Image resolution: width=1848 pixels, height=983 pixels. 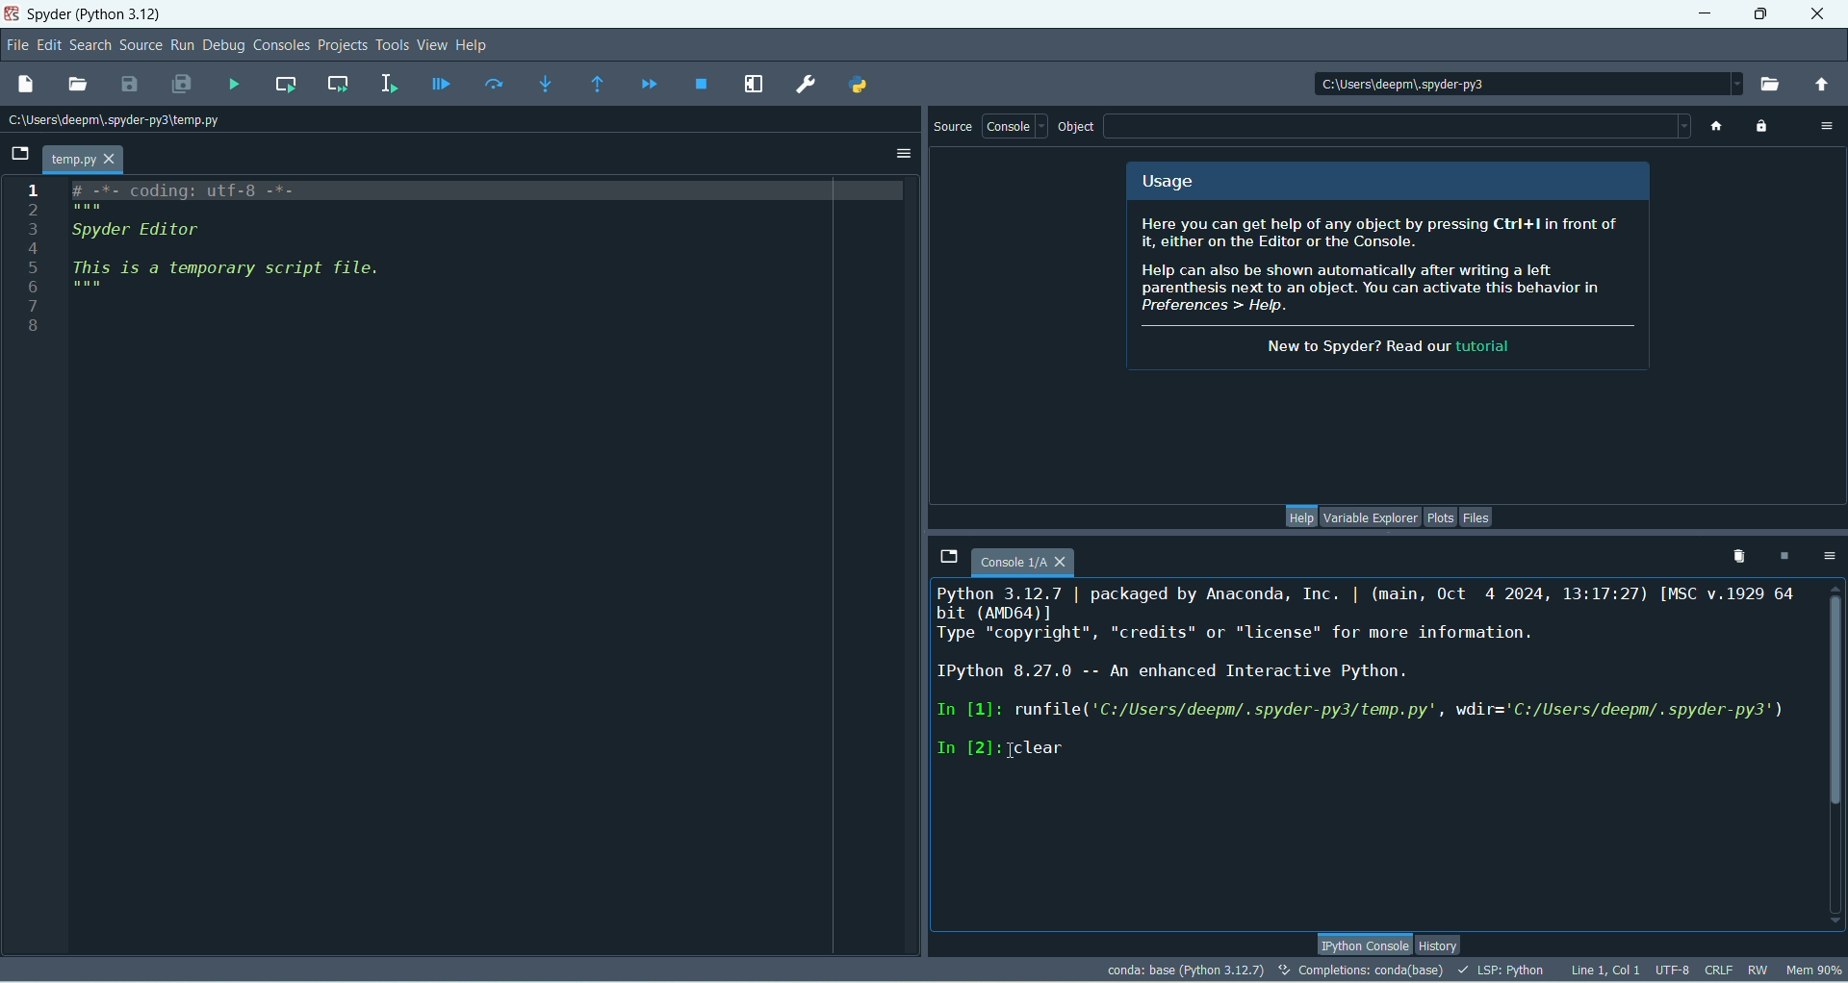 What do you see at coordinates (130, 85) in the screenshot?
I see `save` at bounding box center [130, 85].